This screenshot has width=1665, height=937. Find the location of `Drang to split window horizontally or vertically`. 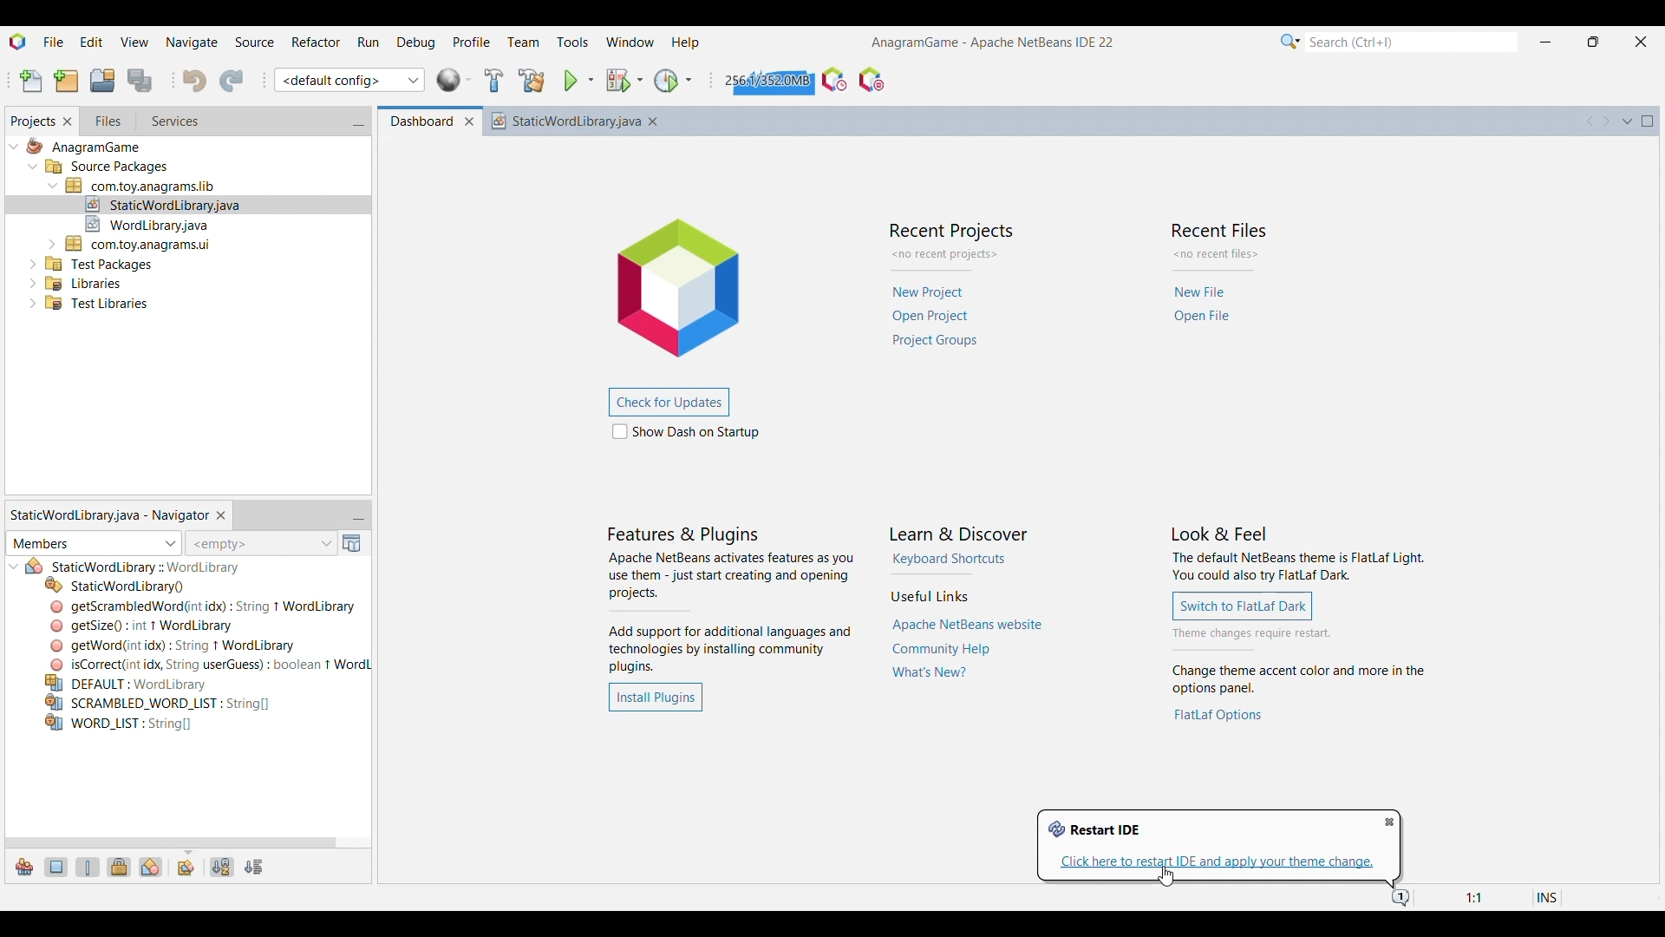

Drang to split window horizontally or vertically is located at coordinates (1649, 149).